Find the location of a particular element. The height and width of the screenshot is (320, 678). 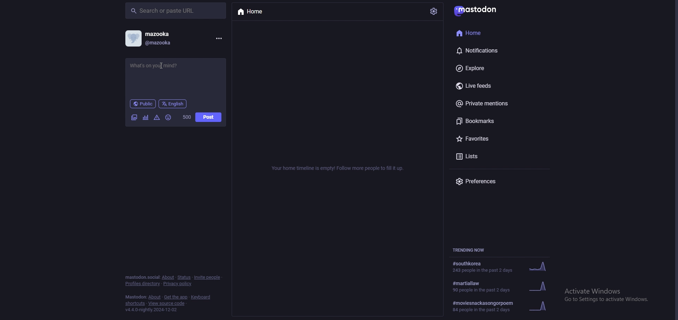

view source code is located at coordinates (167, 304).